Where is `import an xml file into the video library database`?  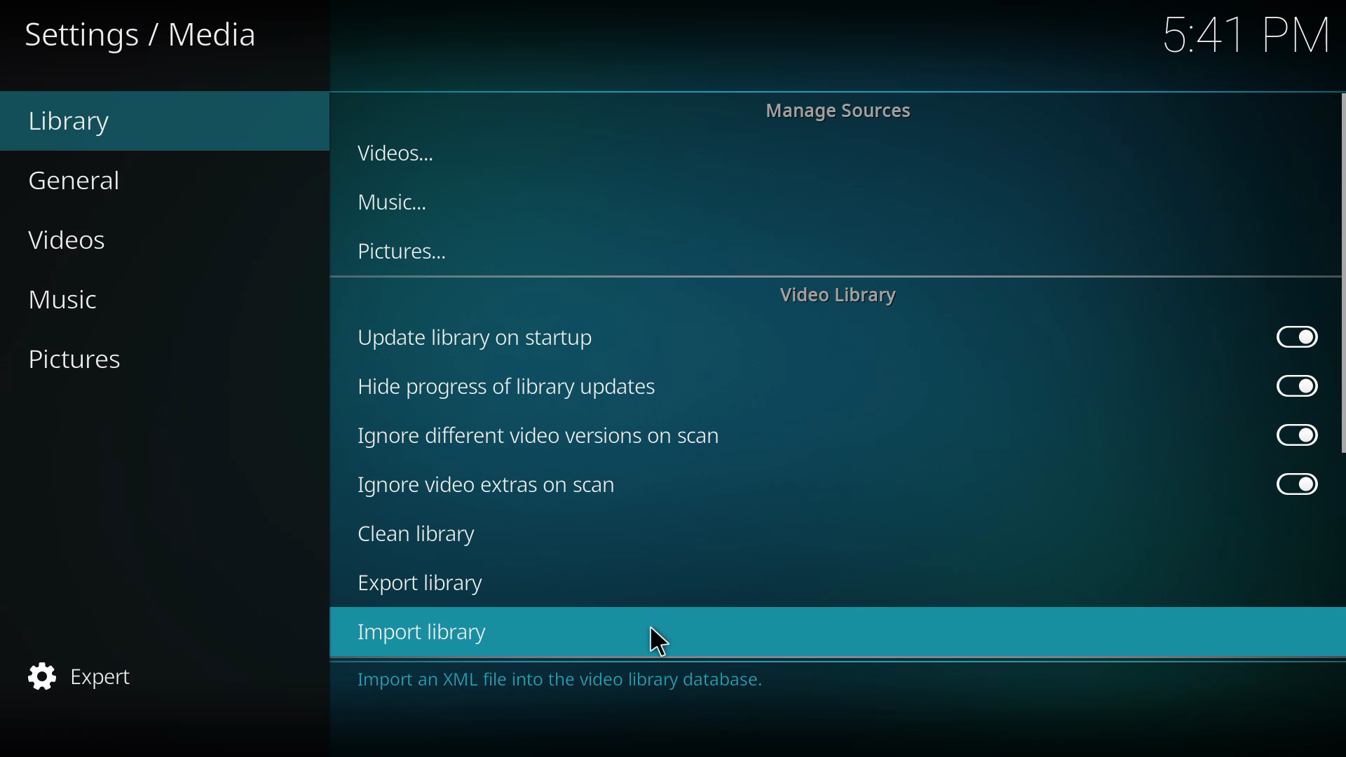 import an xml file into the video library database is located at coordinates (566, 680).